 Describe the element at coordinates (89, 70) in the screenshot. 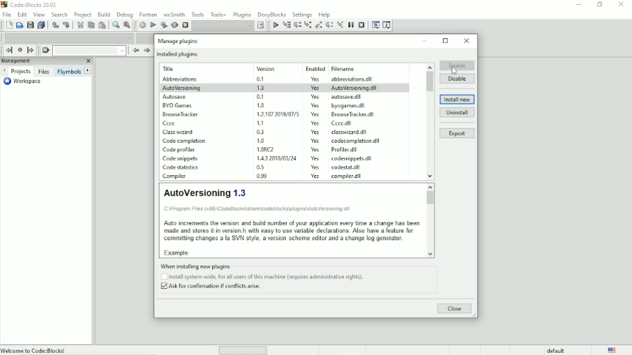

I see `Next` at that location.